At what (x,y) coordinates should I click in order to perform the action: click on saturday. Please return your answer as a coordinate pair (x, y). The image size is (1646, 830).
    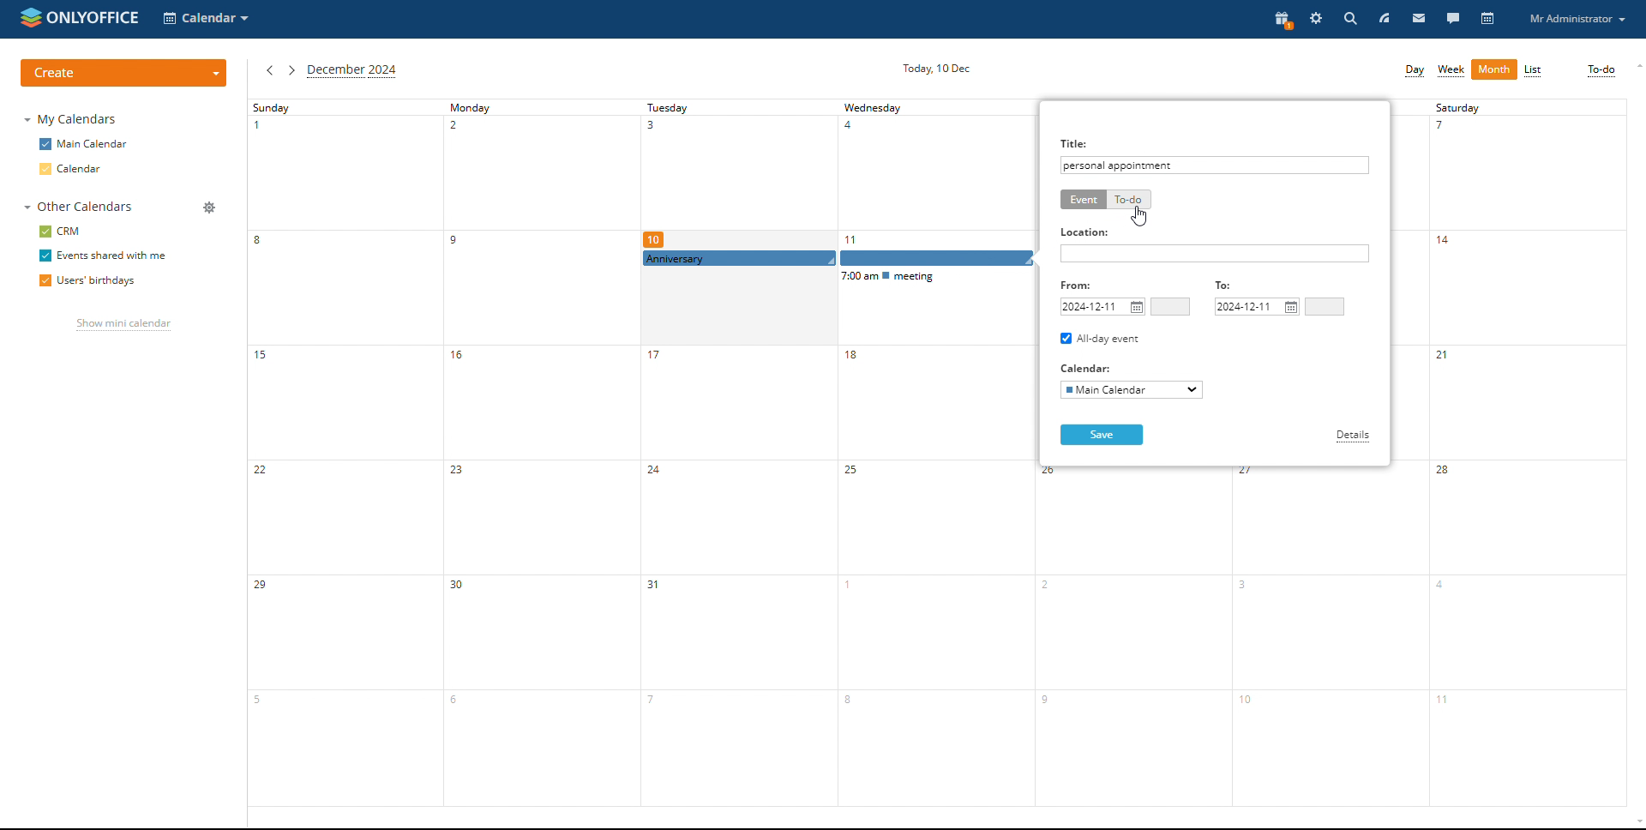
    Looking at the image, I should click on (1528, 453).